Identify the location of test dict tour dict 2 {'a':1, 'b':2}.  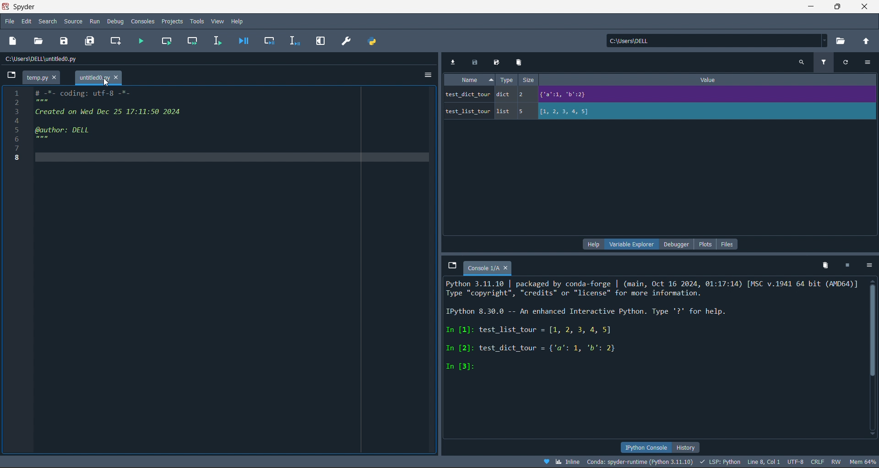
(575, 95).